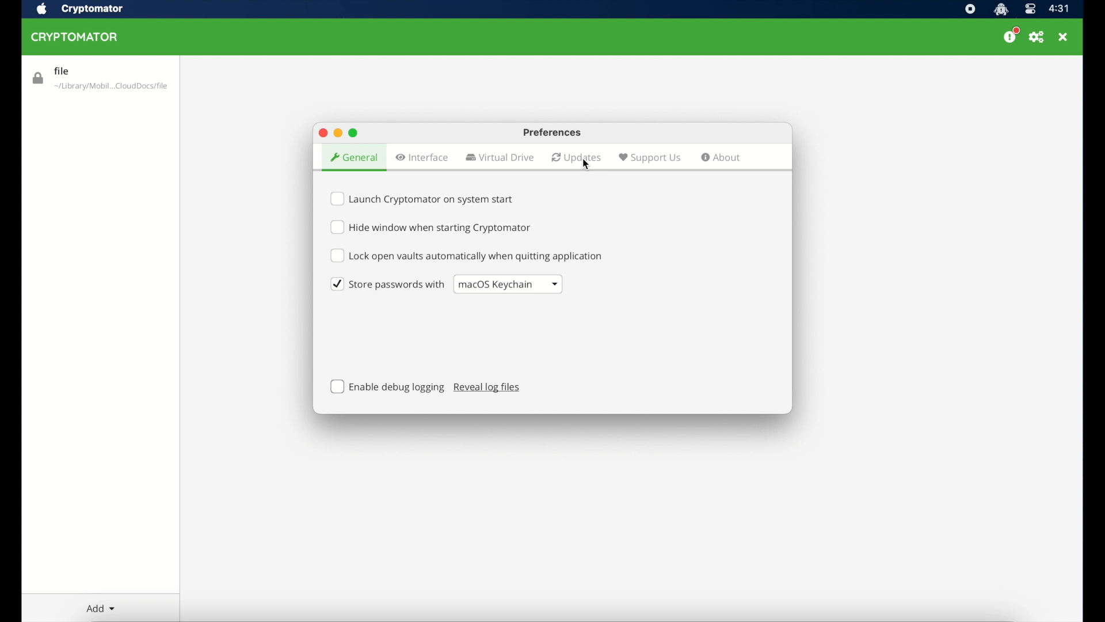  What do you see at coordinates (650, 157) in the screenshot?
I see `suport us` at bounding box center [650, 157].